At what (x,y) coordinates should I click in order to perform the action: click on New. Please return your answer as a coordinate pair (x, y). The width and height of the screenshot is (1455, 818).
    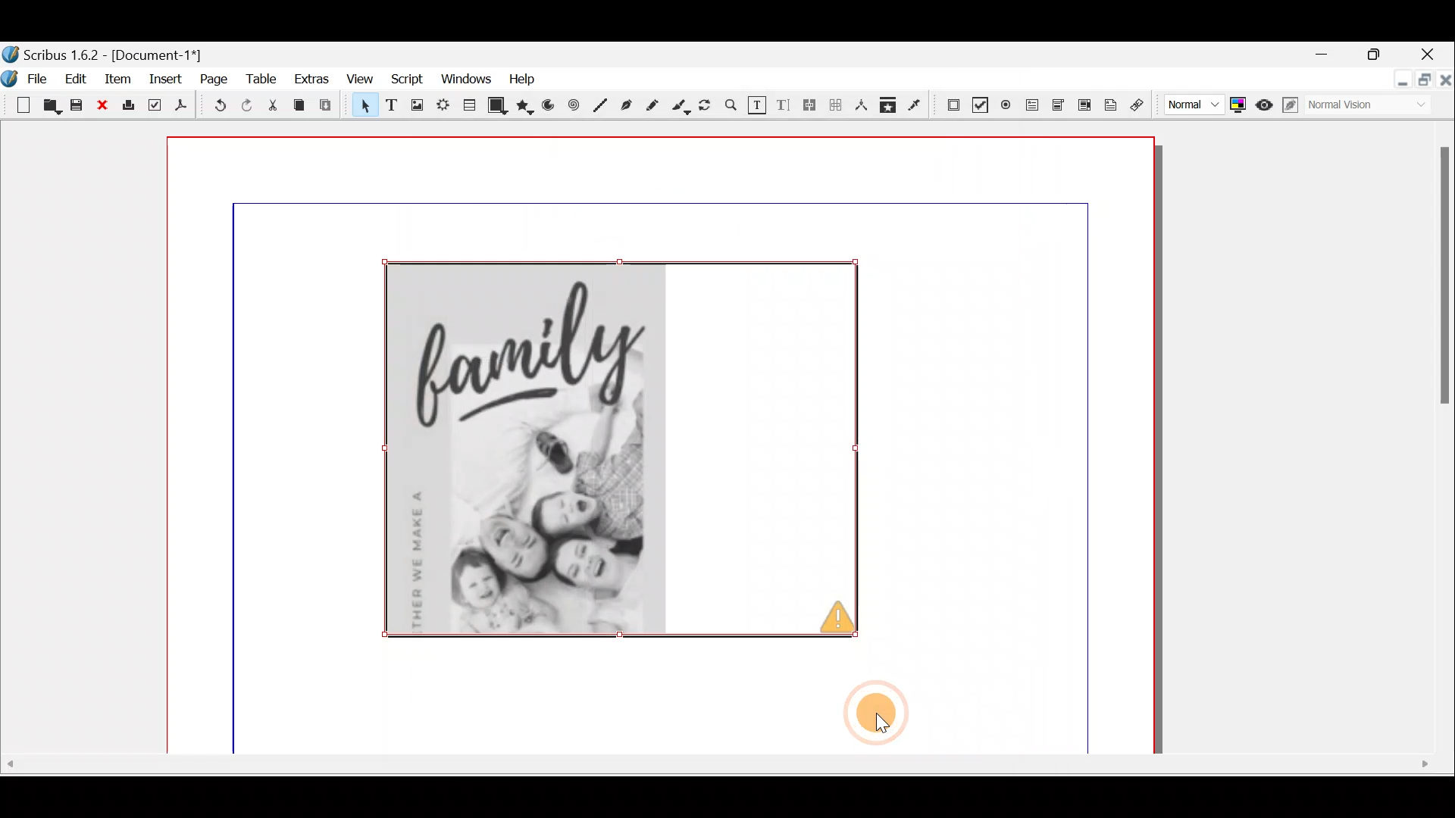
    Looking at the image, I should click on (17, 106).